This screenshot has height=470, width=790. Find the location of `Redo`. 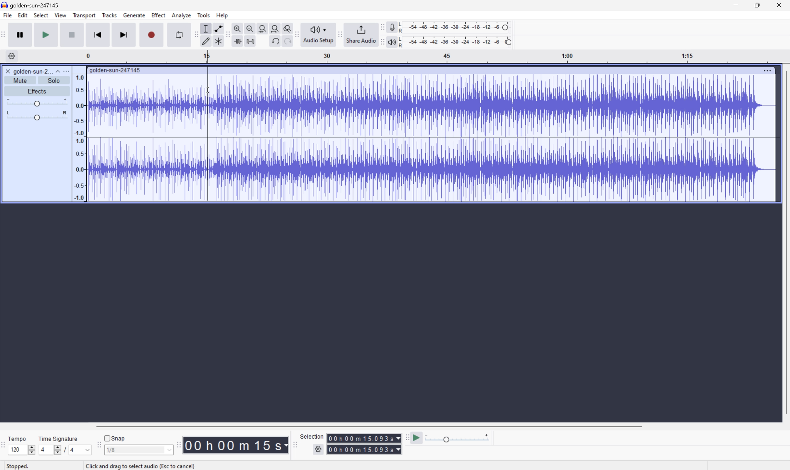

Redo is located at coordinates (286, 43).